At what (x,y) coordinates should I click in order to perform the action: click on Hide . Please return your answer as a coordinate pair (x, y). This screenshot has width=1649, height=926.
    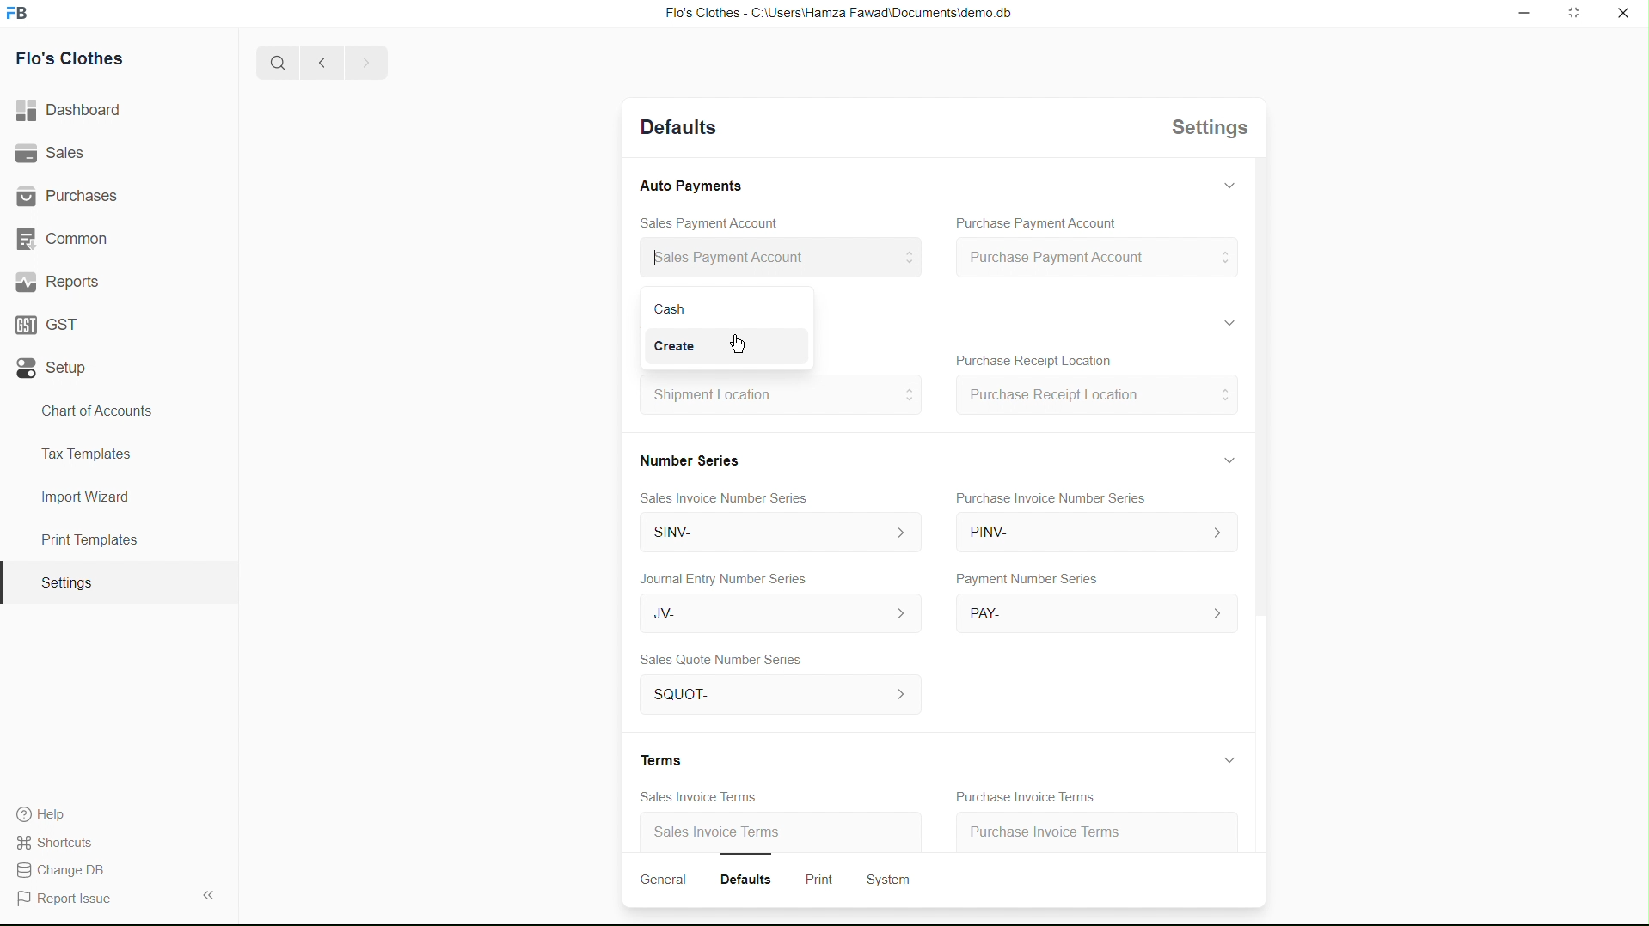
    Looking at the image, I should click on (1221, 462).